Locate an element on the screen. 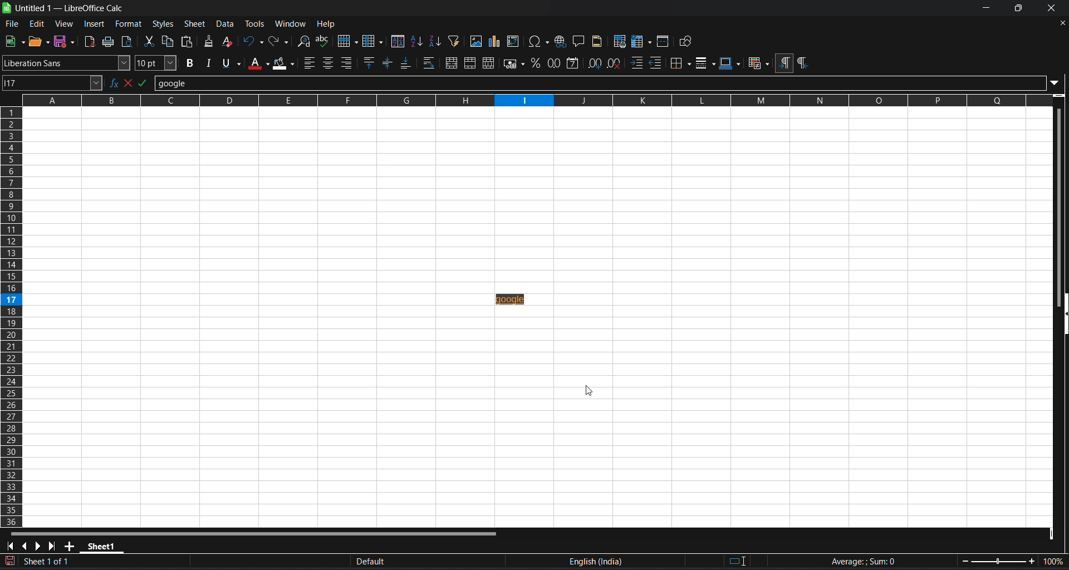 The width and height of the screenshot is (1069, 570). font name is located at coordinates (66, 62).